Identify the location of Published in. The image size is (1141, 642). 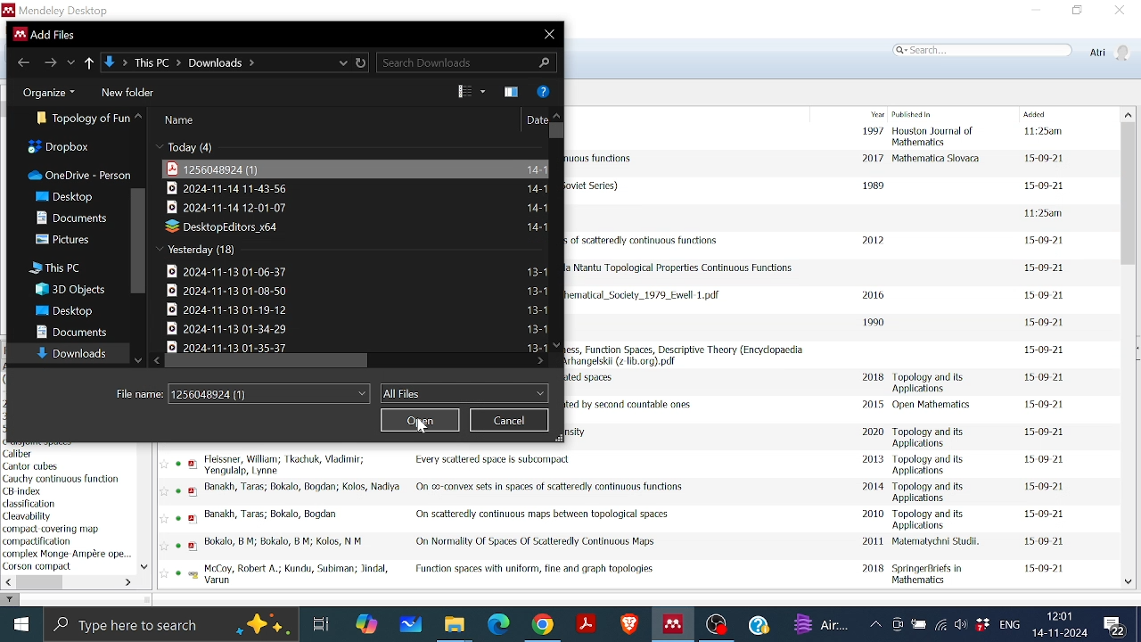
(932, 491).